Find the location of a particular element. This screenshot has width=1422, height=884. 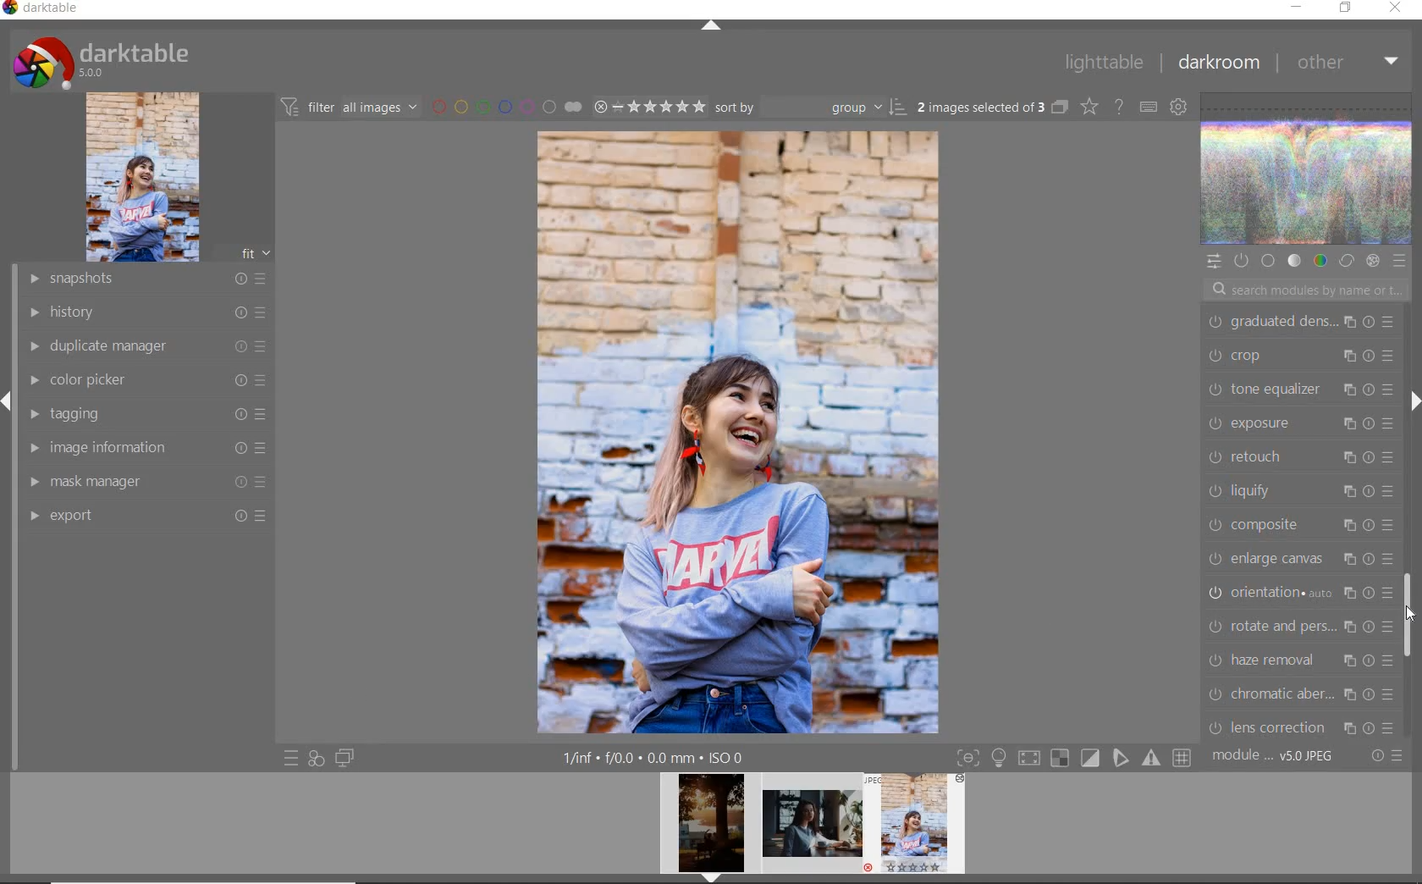

system name is located at coordinates (41, 10).